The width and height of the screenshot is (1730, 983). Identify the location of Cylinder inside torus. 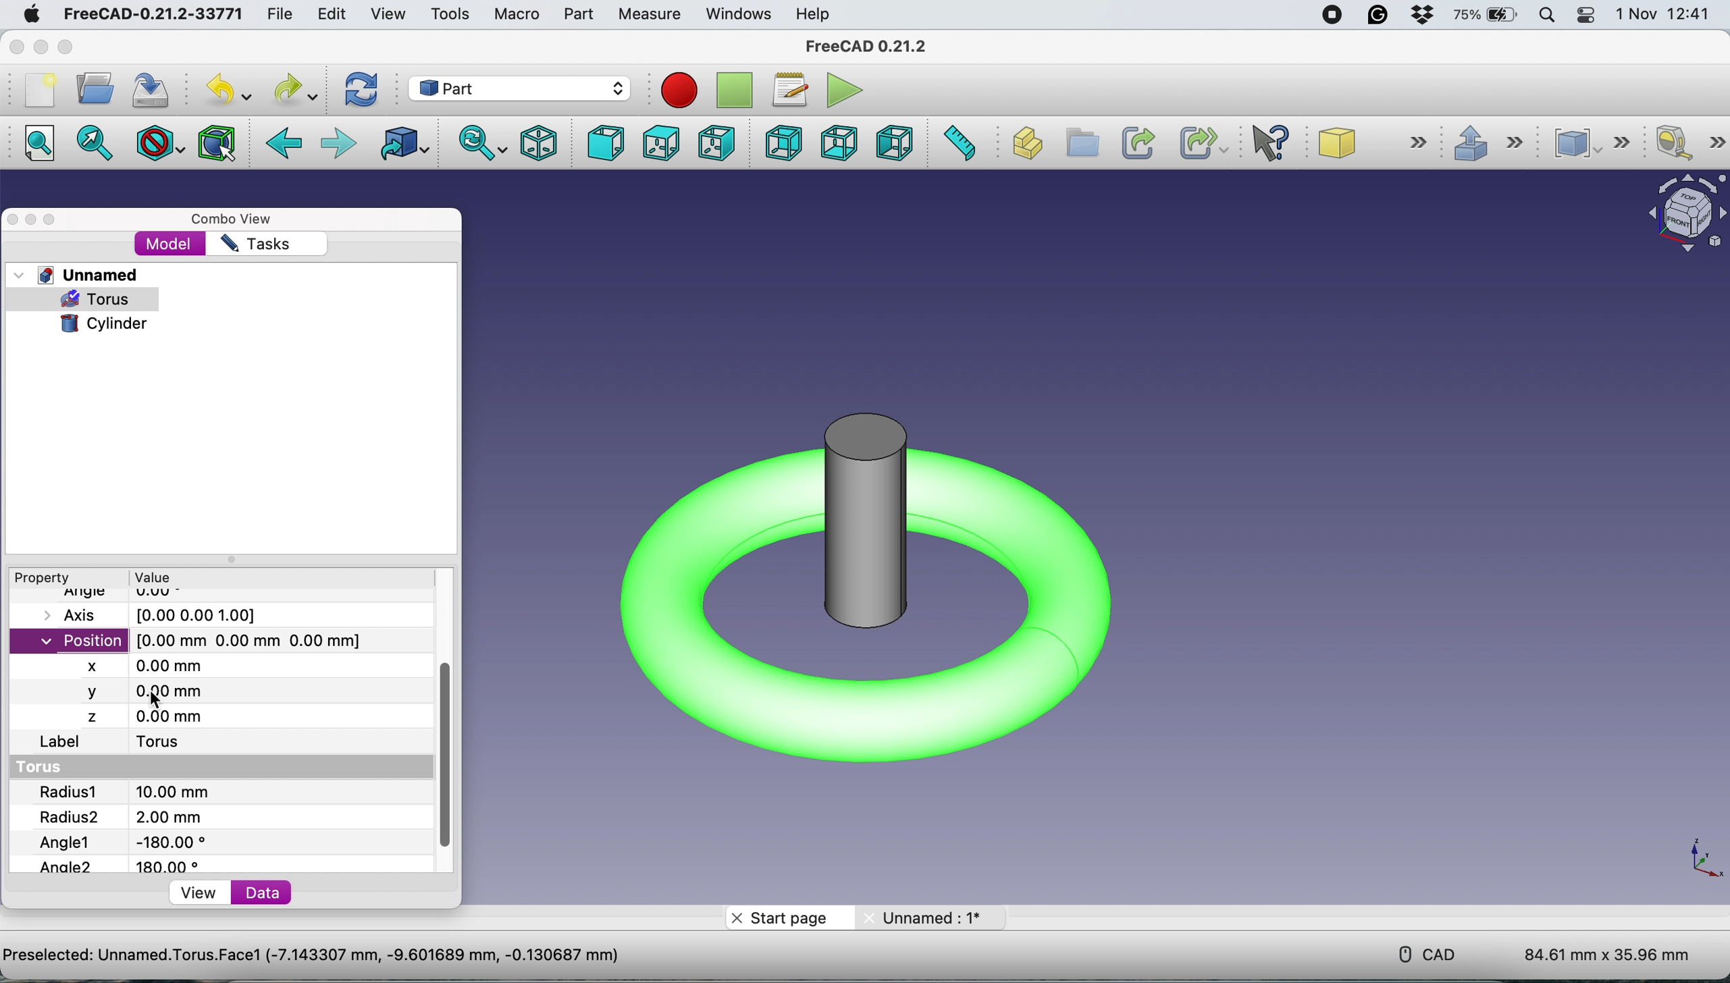
(866, 600).